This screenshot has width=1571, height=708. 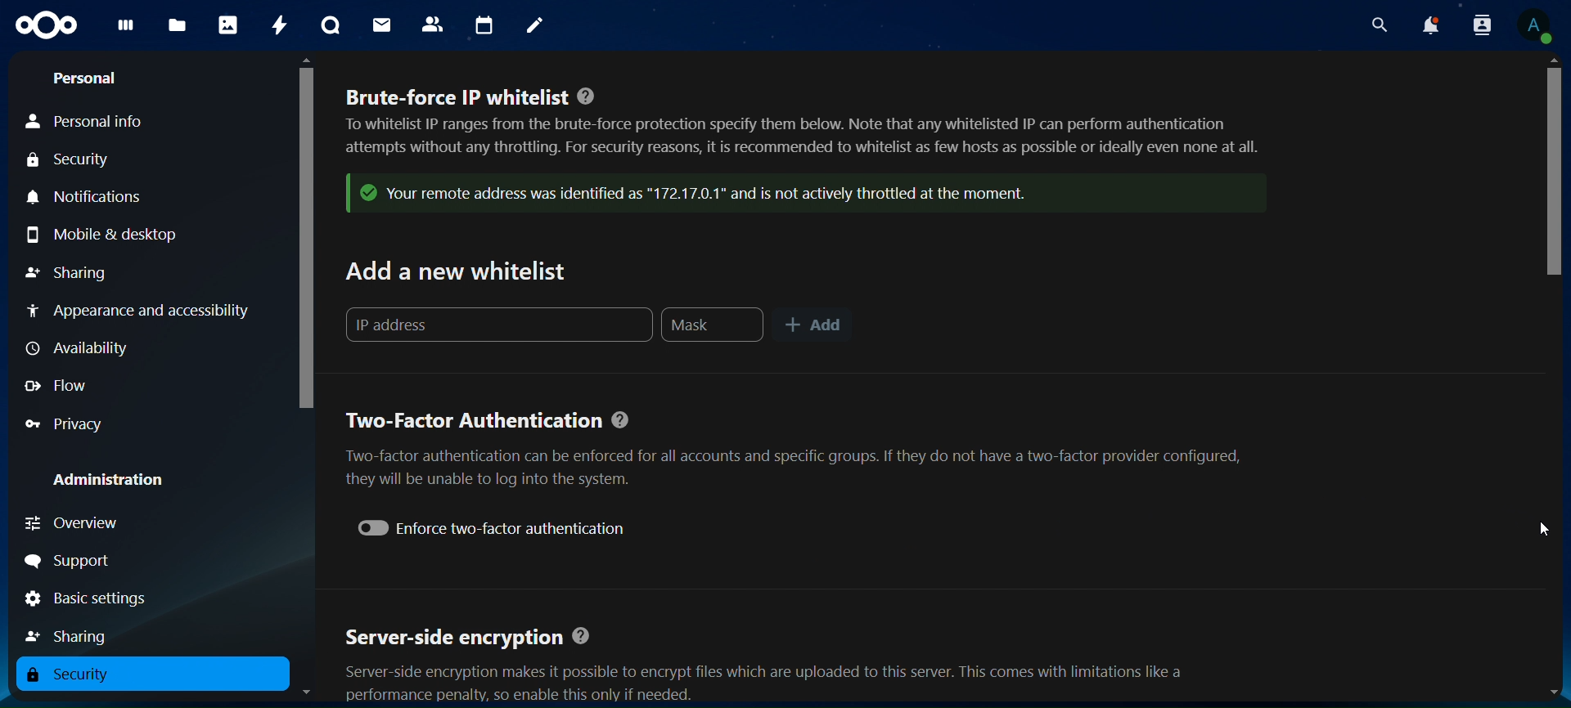 What do you see at coordinates (43, 23) in the screenshot?
I see `icon` at bounding box center [43, 23].